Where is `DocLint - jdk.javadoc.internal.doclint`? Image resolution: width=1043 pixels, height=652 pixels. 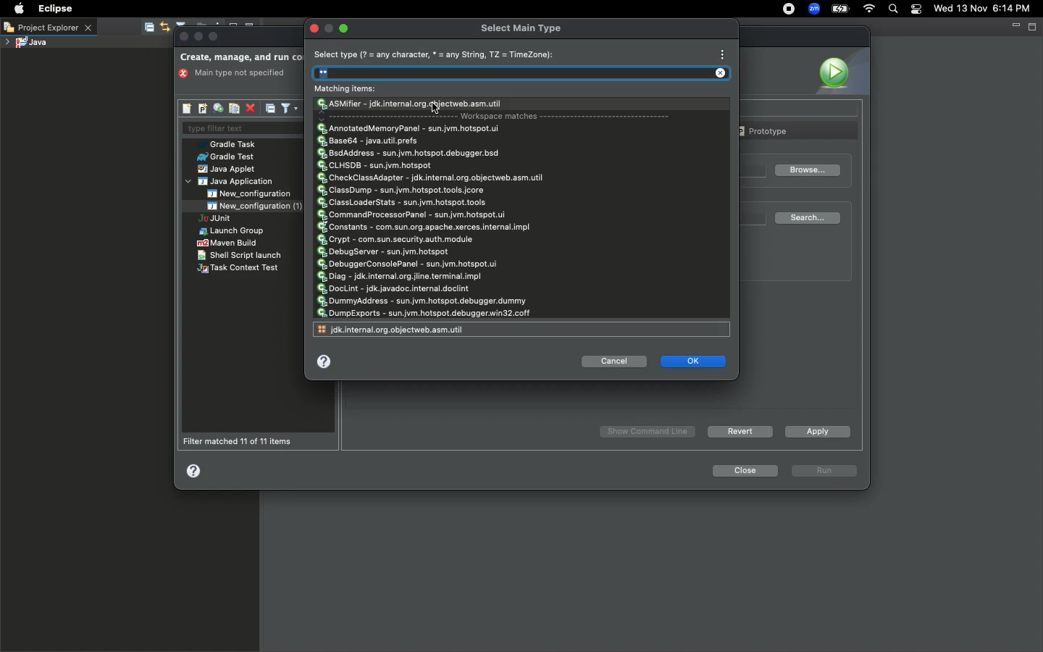
DocLint - jdk.javadoc.internal.doclint is located at coordinates (395, 288).